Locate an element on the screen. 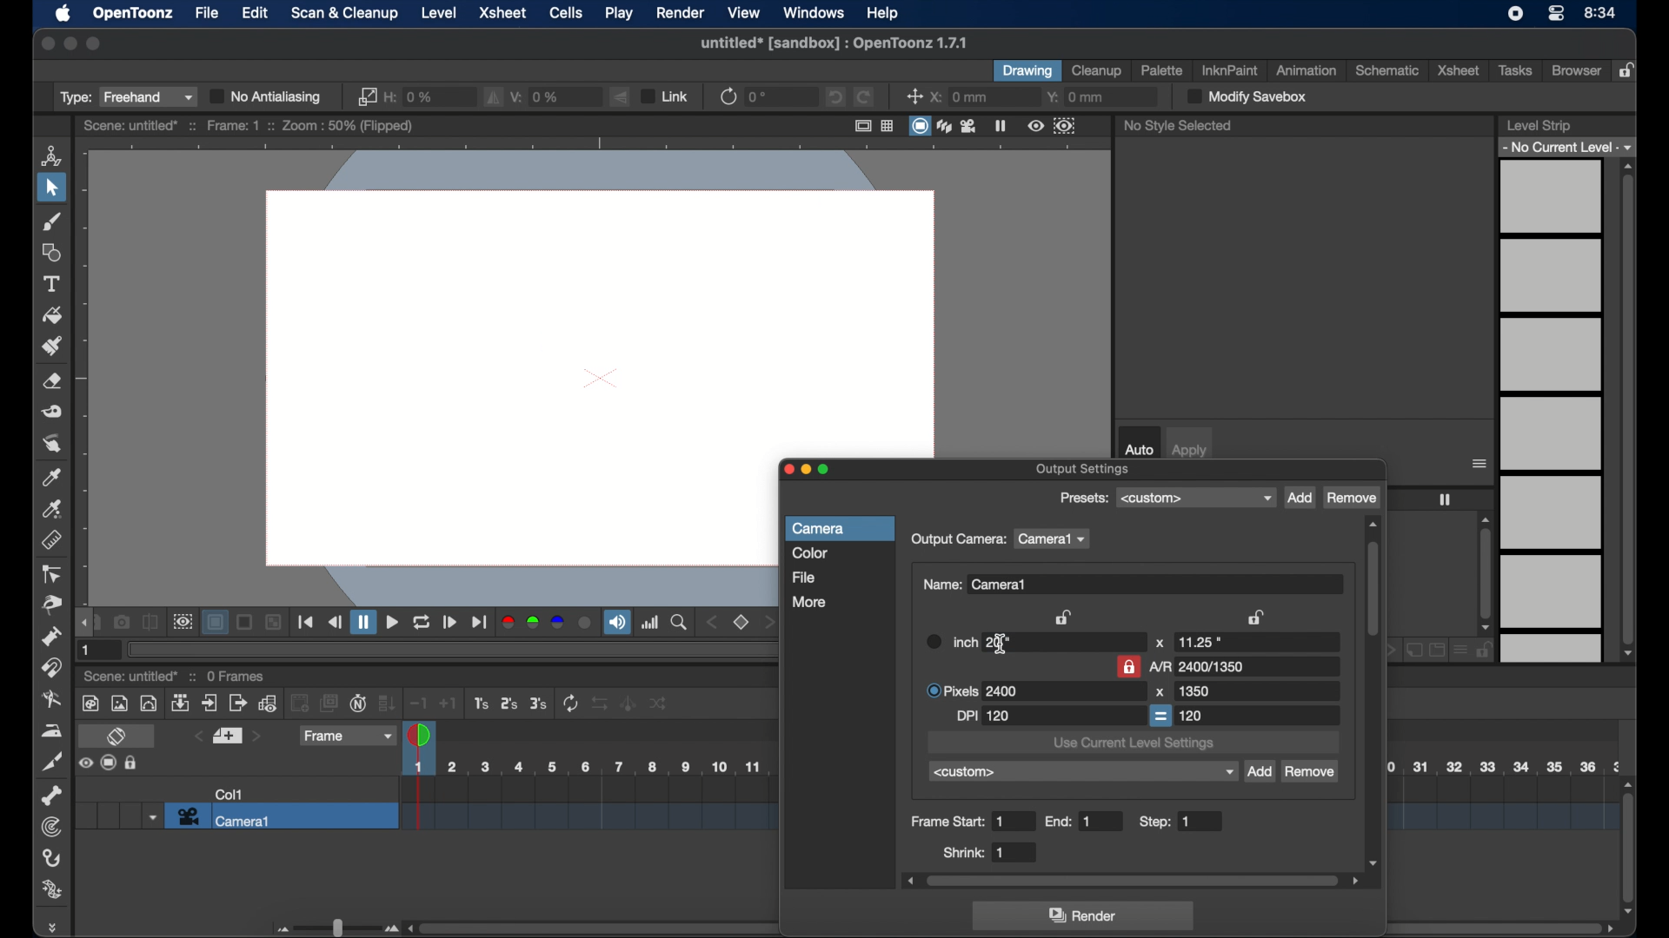 The width and height of the screenshot is (1669, 938). end is located at coordinates (1071, 822).